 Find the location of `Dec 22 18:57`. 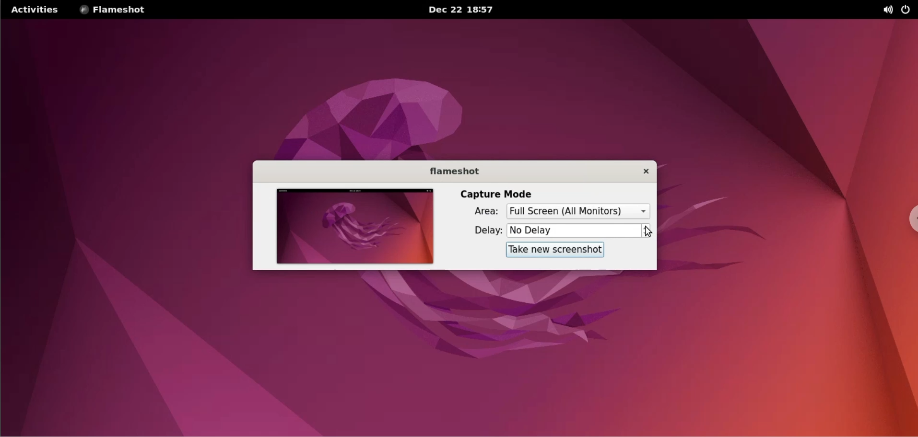

Dec 22 18:57 is located at coordinates (463, 10).